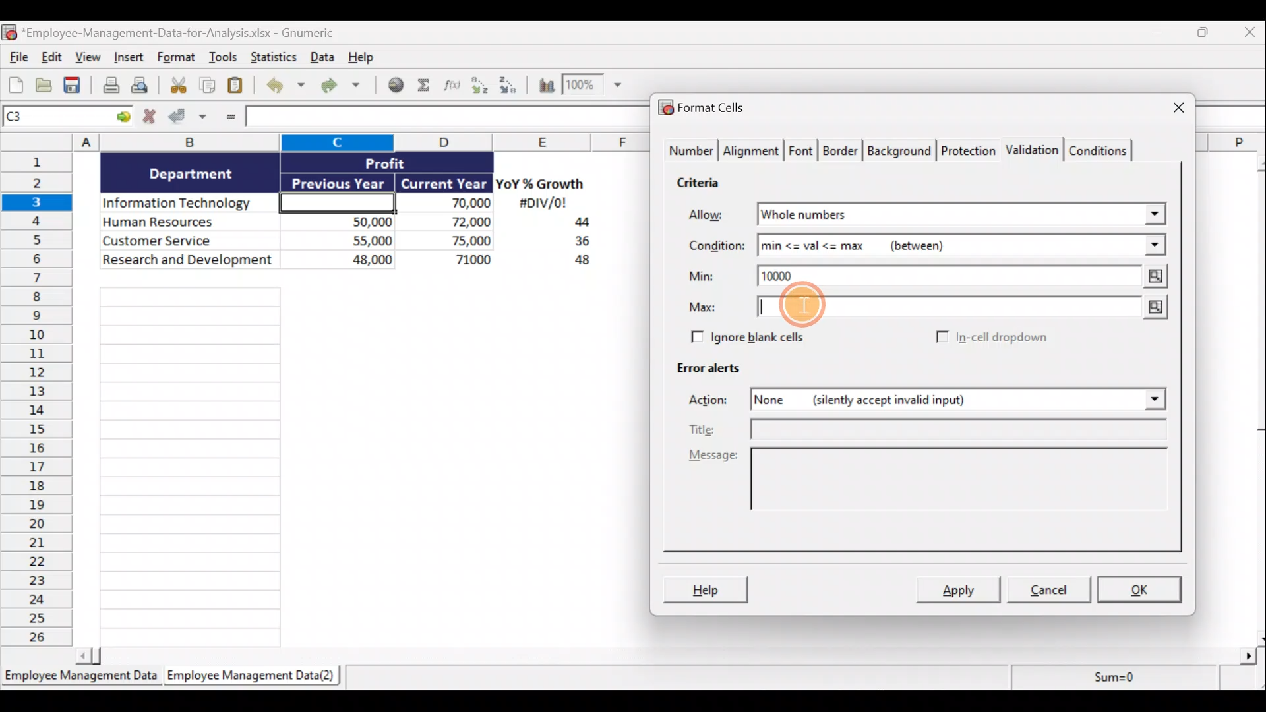  What do you see at coordinates (208, 86) in the screenshot?
I see `Copy selection` at bounding box center [208, 86].